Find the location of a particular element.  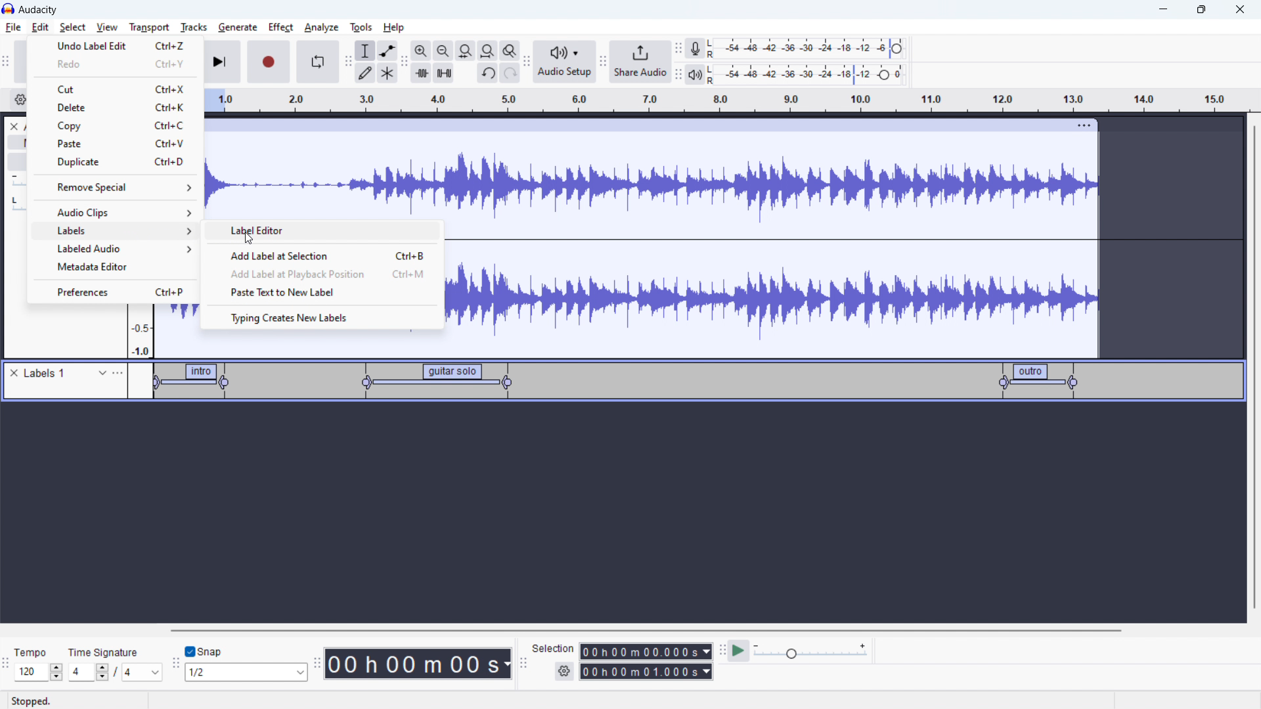

effect is located at coordinates (281, 28).